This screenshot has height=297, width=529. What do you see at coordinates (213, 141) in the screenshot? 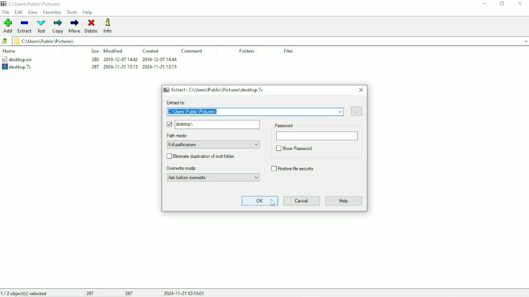
I see `Path mode` at bounding box center [213, 141].